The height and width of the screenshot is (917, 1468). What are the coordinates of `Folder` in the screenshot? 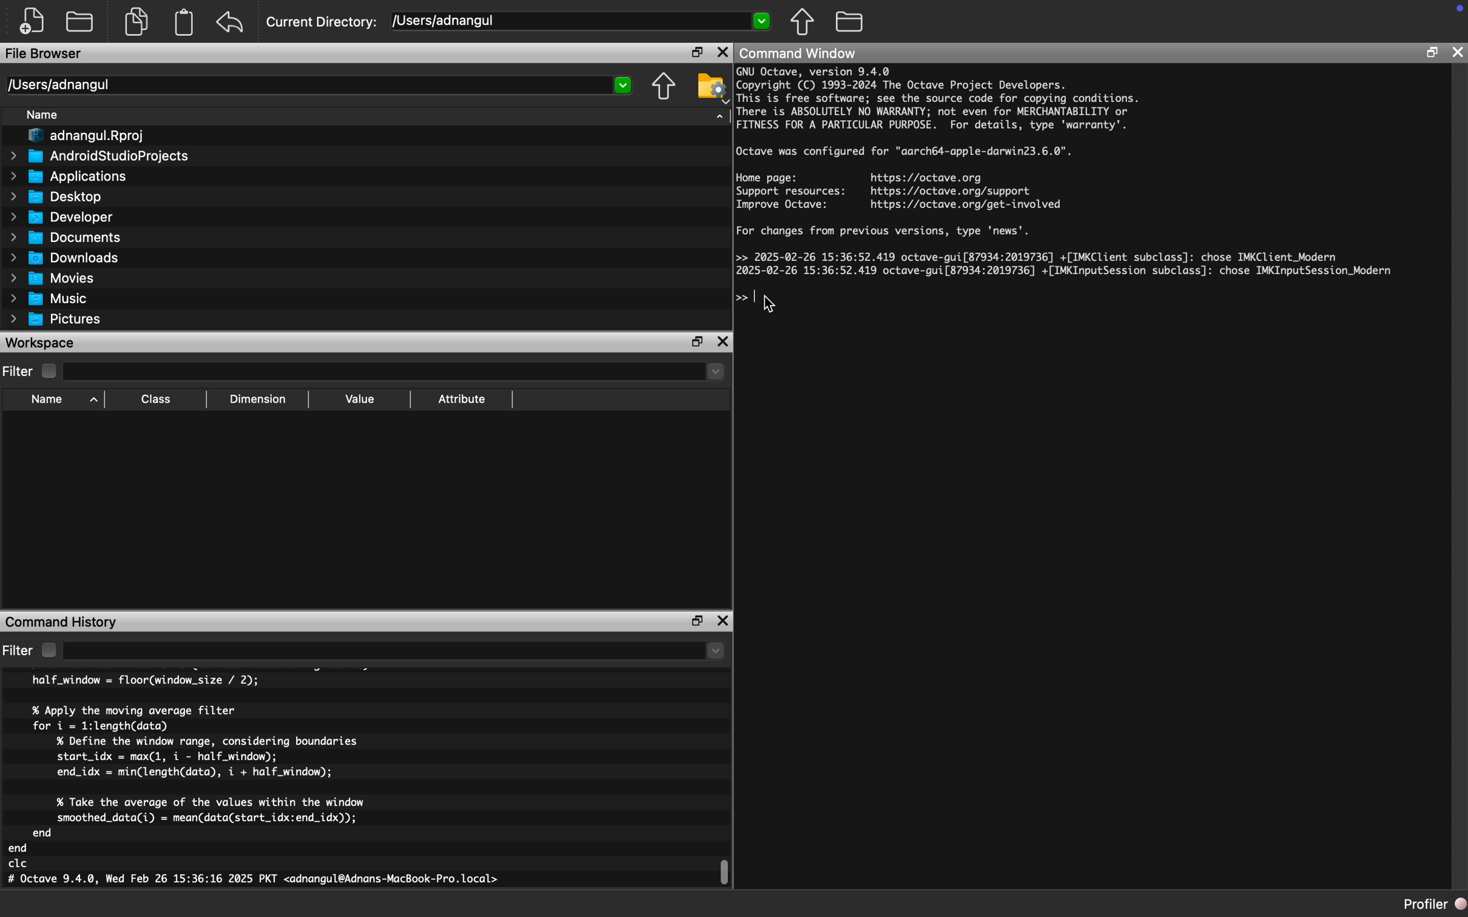 It's located at (850, 20).